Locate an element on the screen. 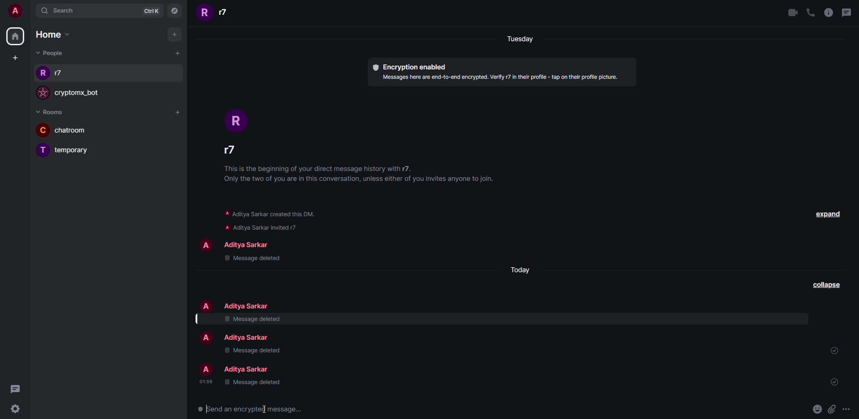 Image resolution: width=859 pixels, height=419 pixels. expand is located at coordinates (828, 213).